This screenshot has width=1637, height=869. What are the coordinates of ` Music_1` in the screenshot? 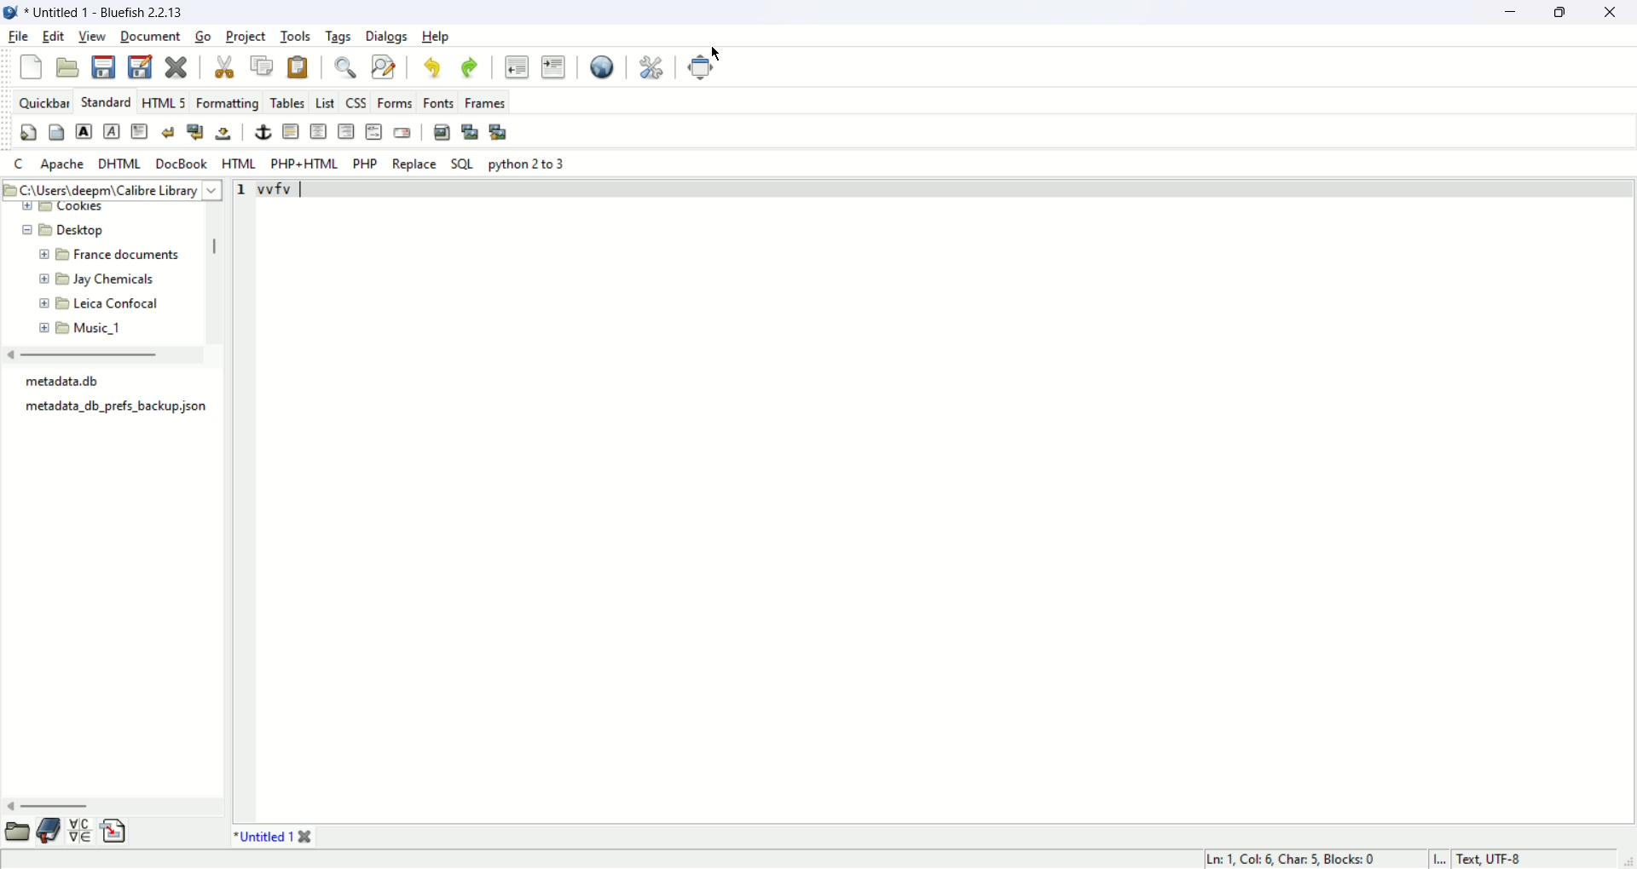 It's located at (98, 328).